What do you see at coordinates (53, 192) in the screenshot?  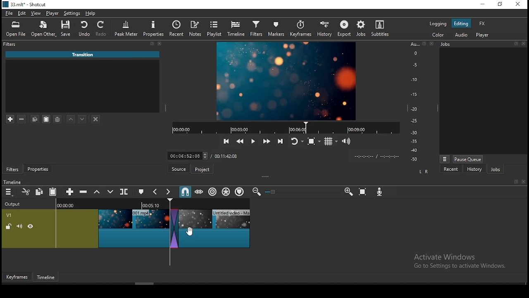 I see `paste` at bounding box center [53, 192].